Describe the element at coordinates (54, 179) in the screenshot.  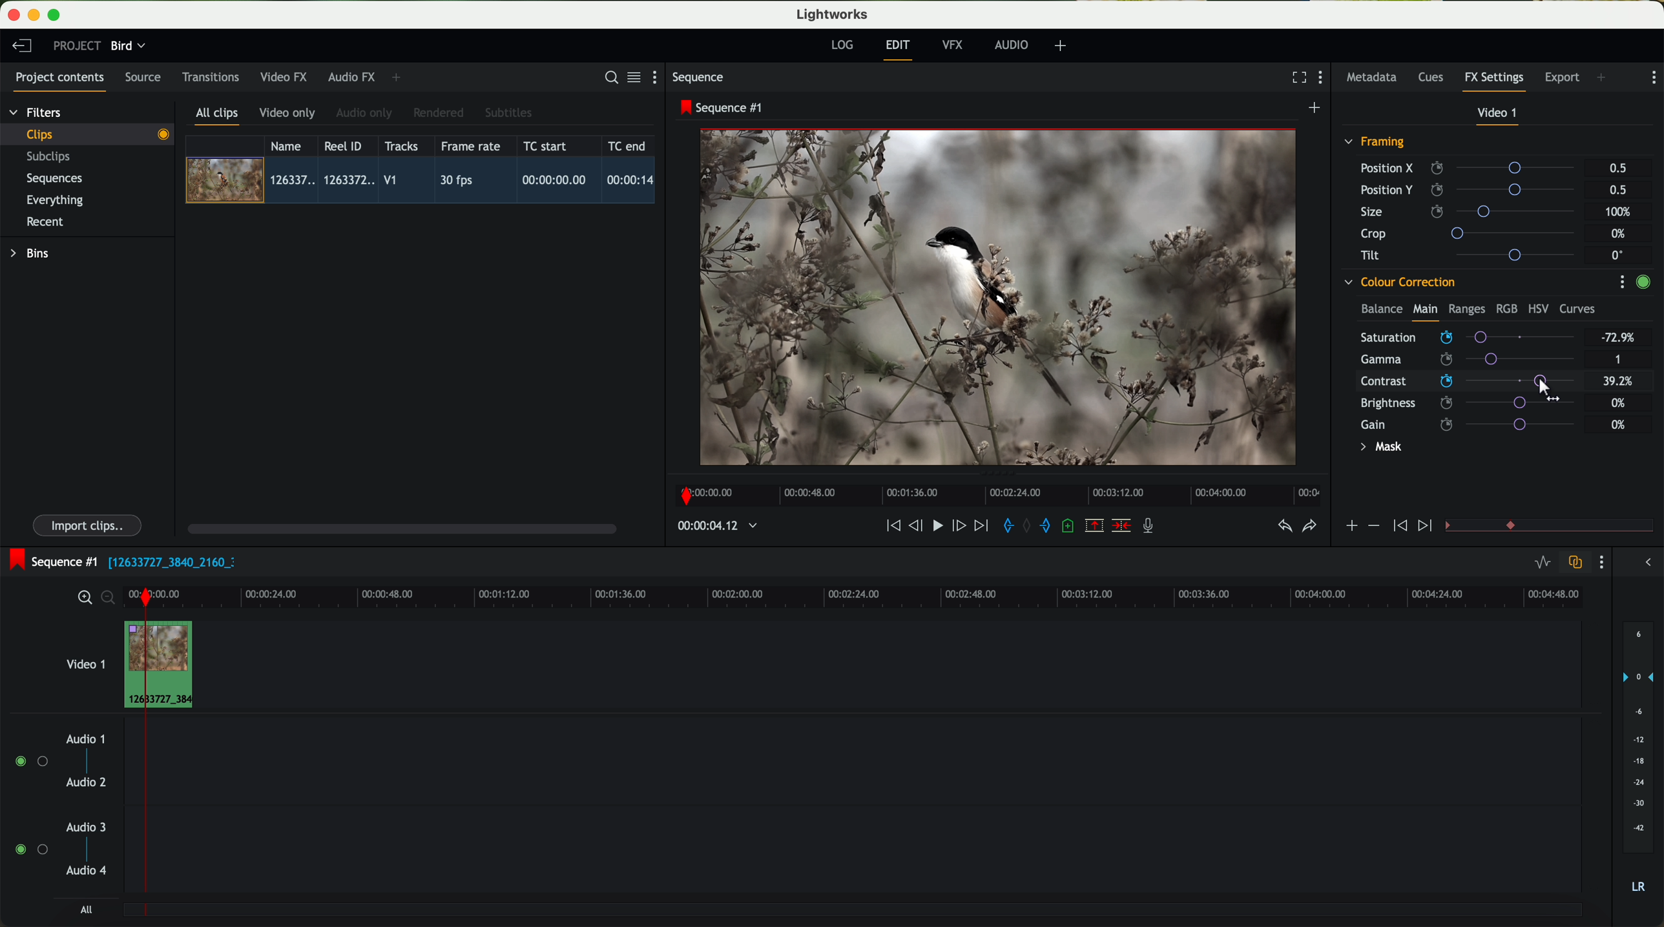
I see `sequences` at that location.